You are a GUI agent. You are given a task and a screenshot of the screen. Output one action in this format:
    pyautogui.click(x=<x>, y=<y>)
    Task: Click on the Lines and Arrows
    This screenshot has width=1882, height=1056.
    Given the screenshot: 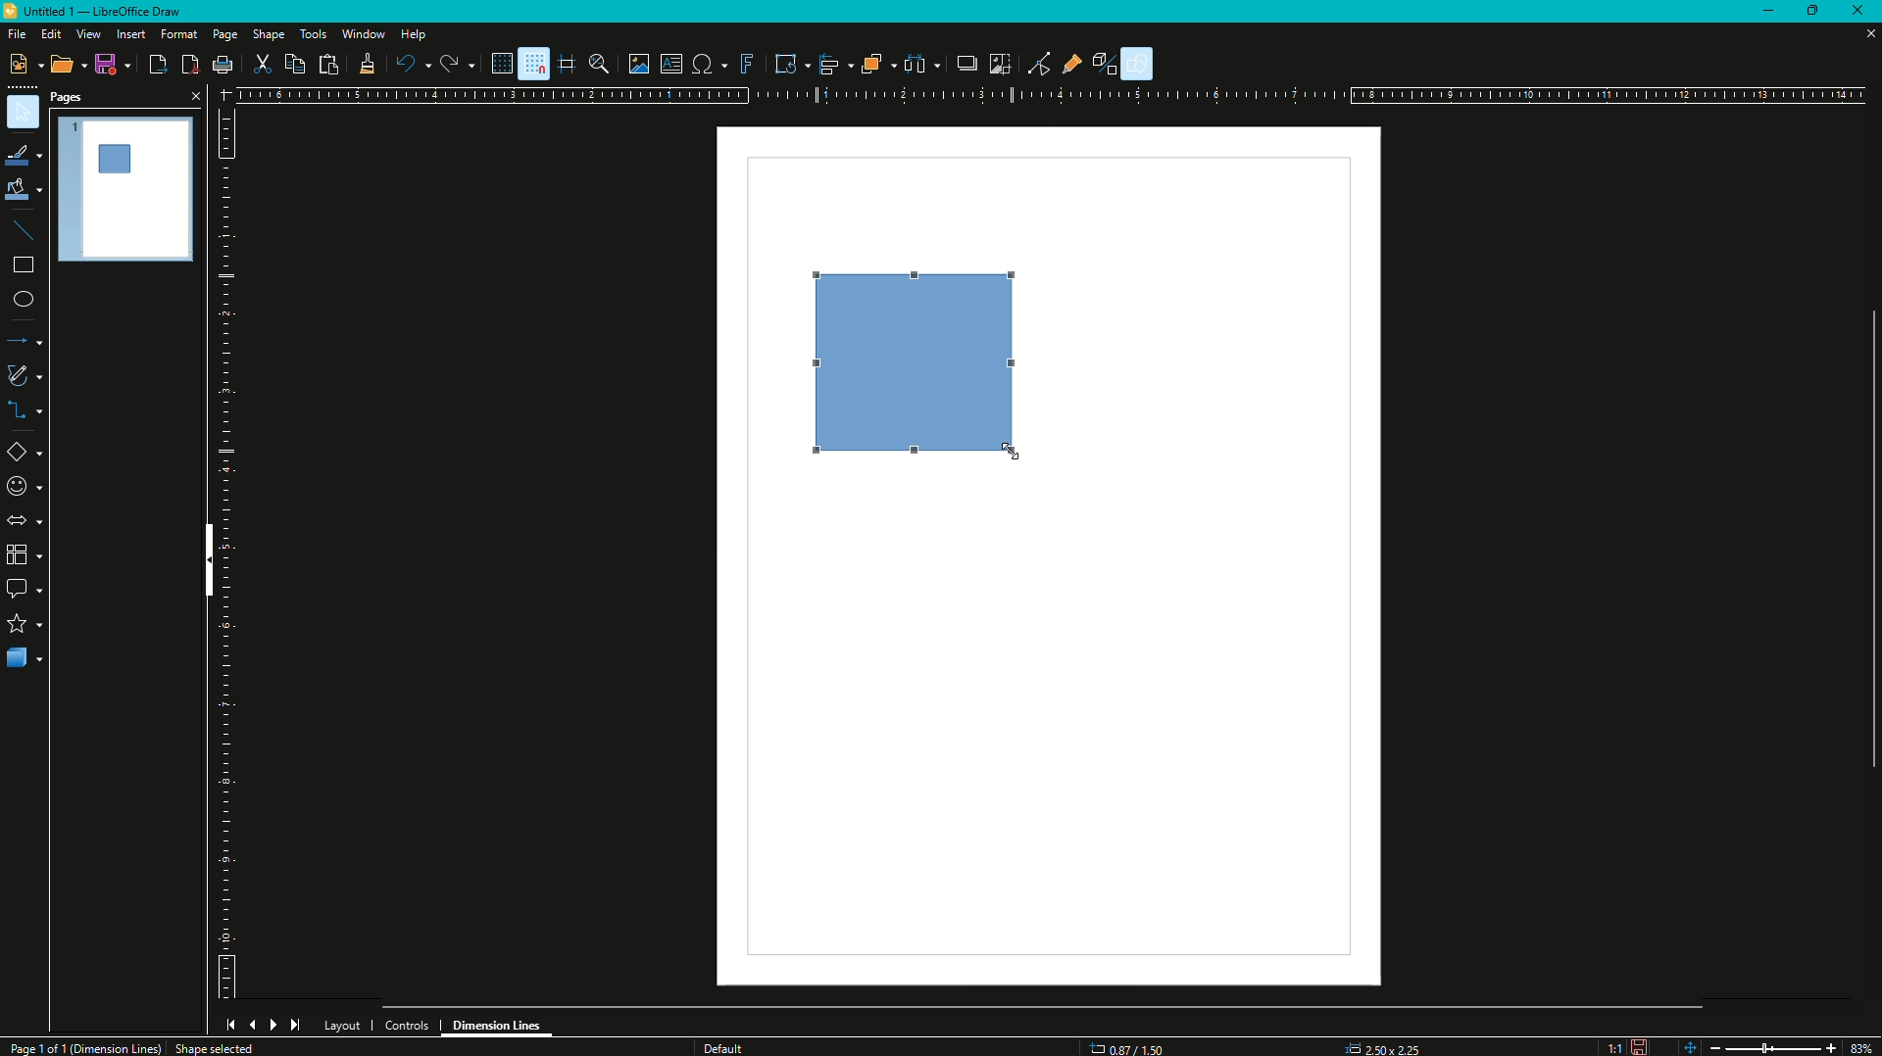 What is the action you would take?
    pyautogui.click(x=26, y=342)
    